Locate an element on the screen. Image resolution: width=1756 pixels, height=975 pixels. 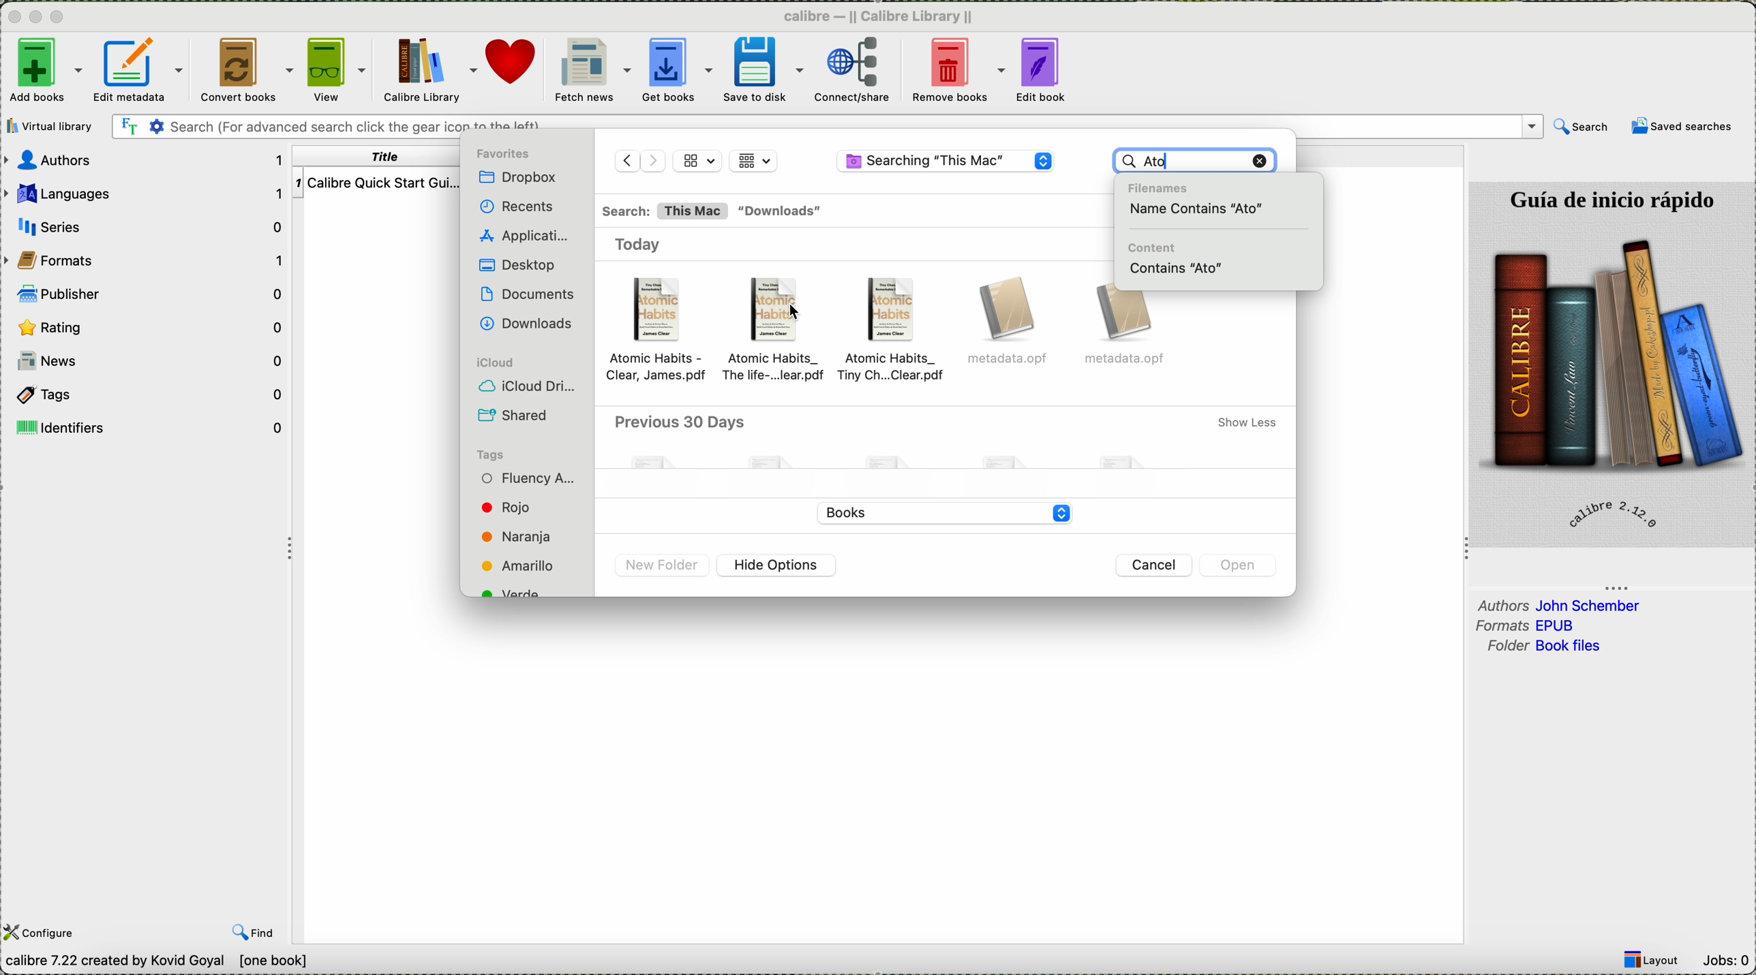
tags is located at coordinates (491, 453).